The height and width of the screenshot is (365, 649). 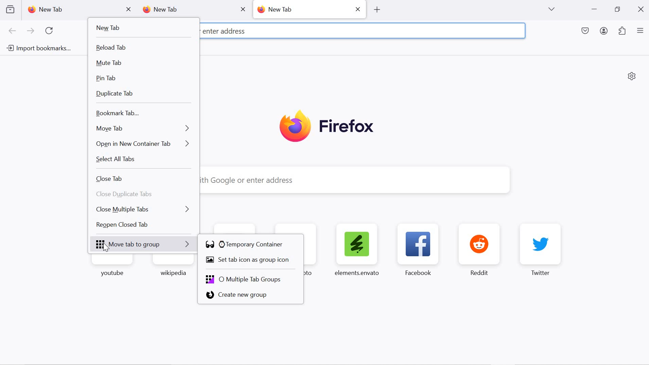 What do you see at coordinates (356, 249) in the screenshot?
I see `elements.envanto favorite` at bounding box center [356, 249].